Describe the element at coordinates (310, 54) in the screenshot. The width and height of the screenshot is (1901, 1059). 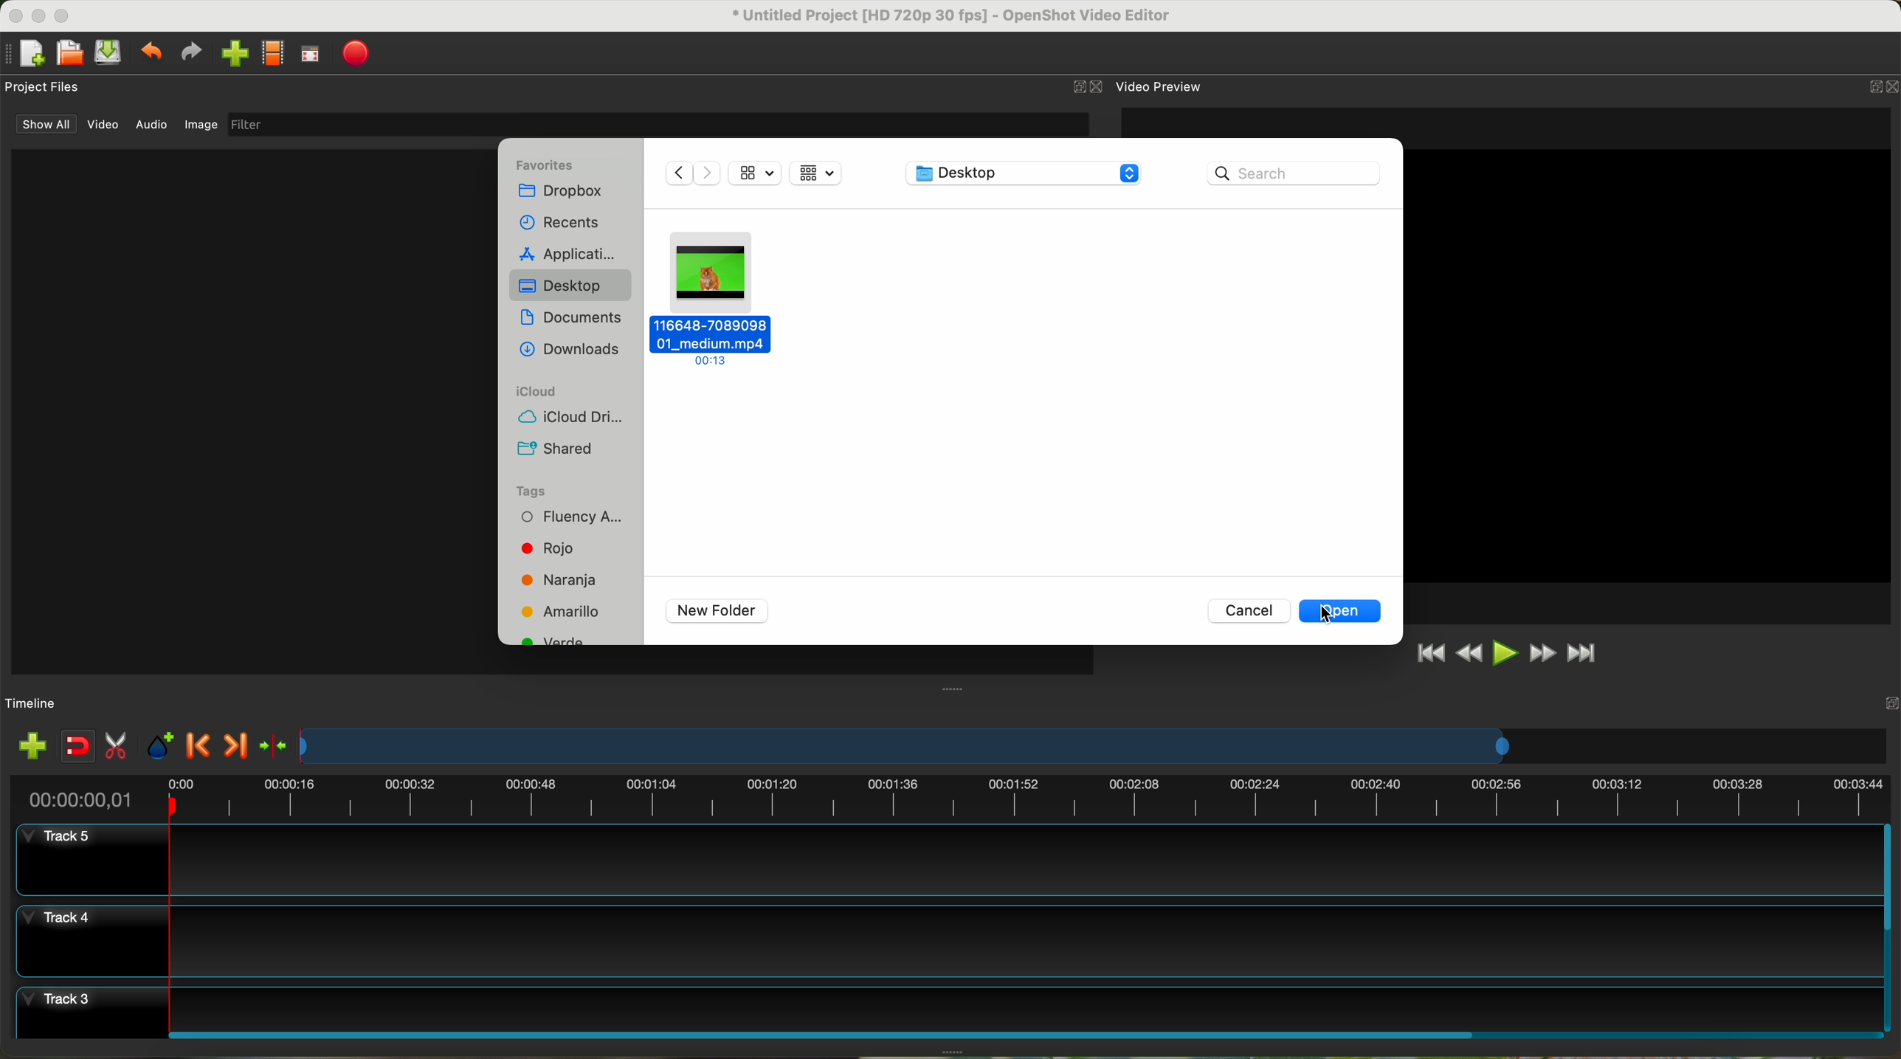
I see `full screen` at that location.